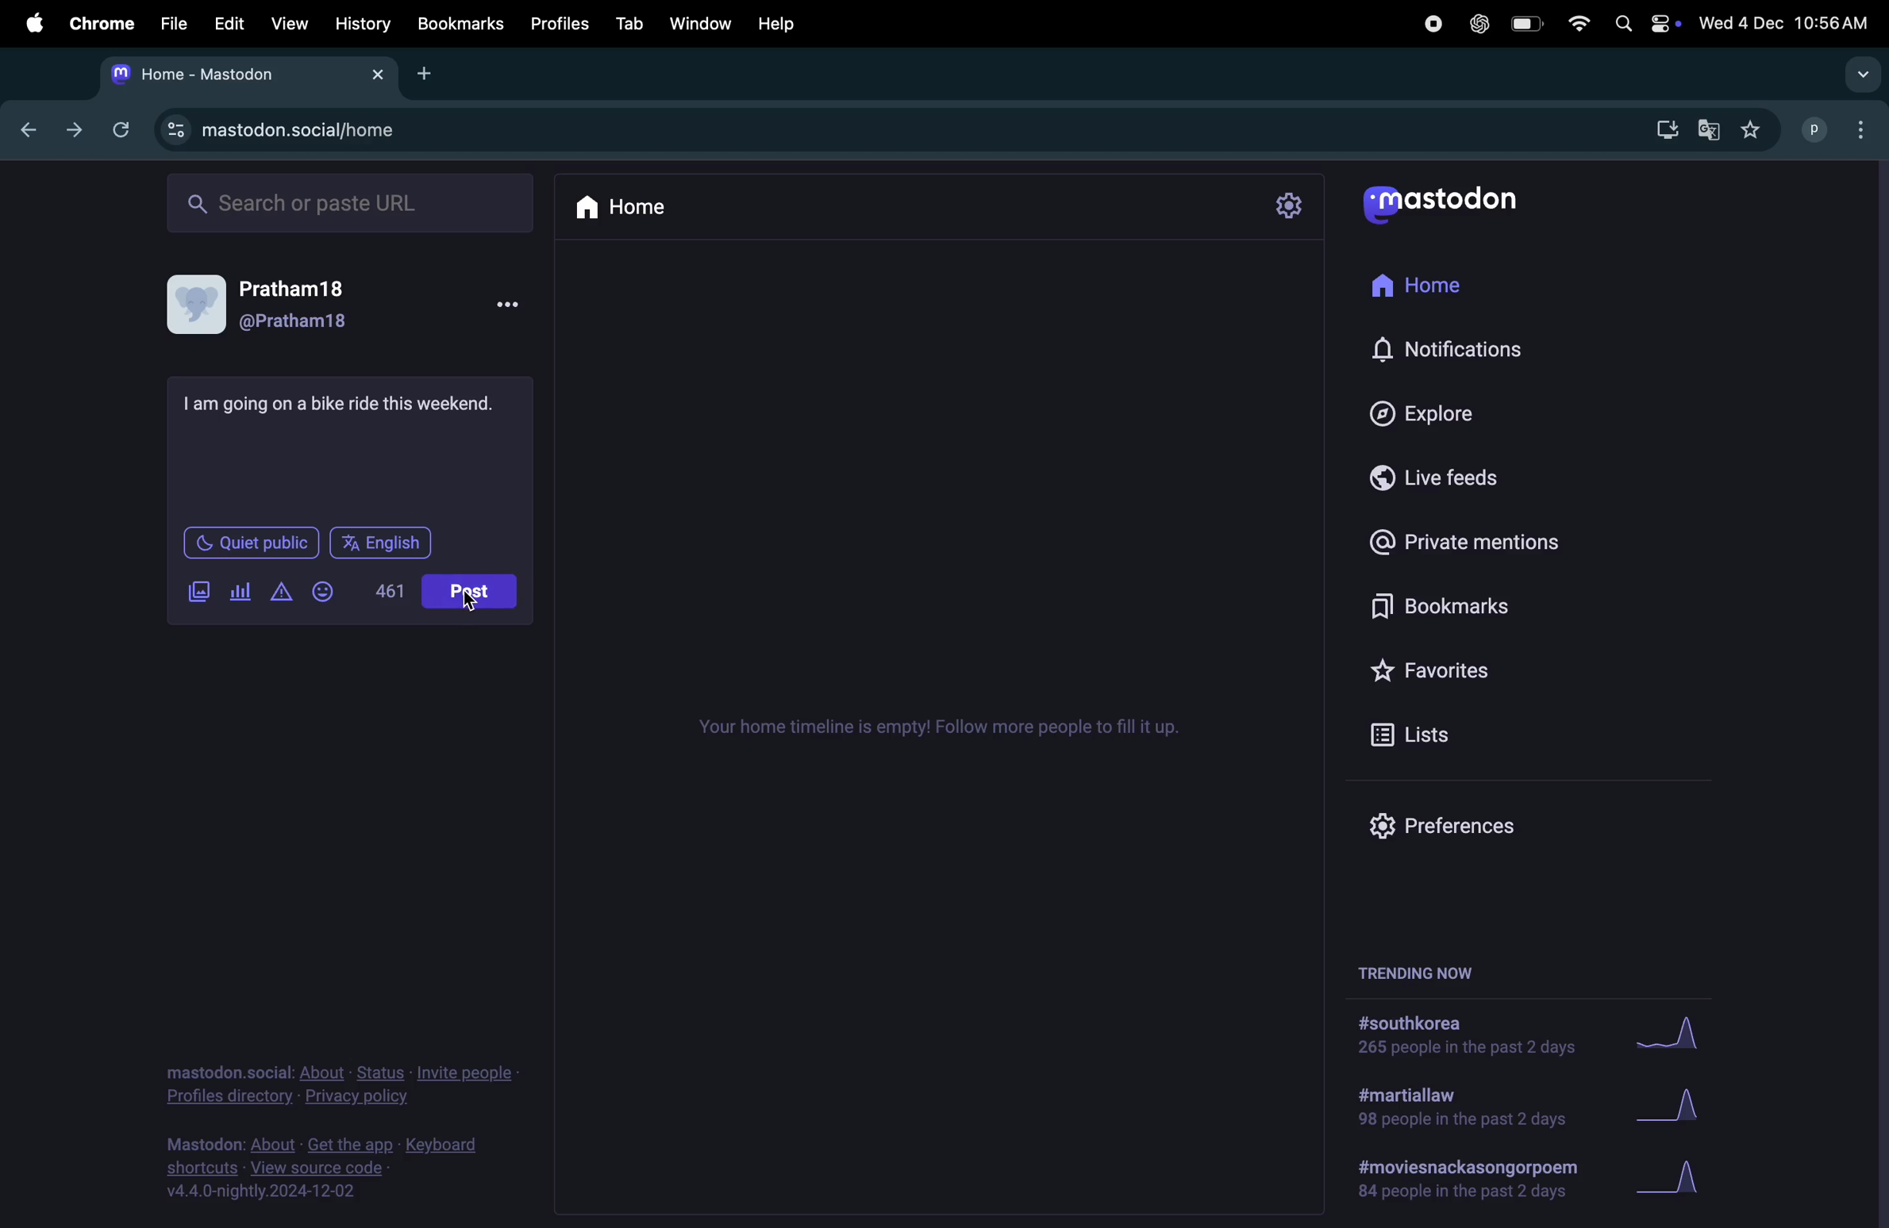 This screenshot has width=1889, height=1228. Describe the element at coordinates (363, 22) in the screenshot. I see `history` at that location.